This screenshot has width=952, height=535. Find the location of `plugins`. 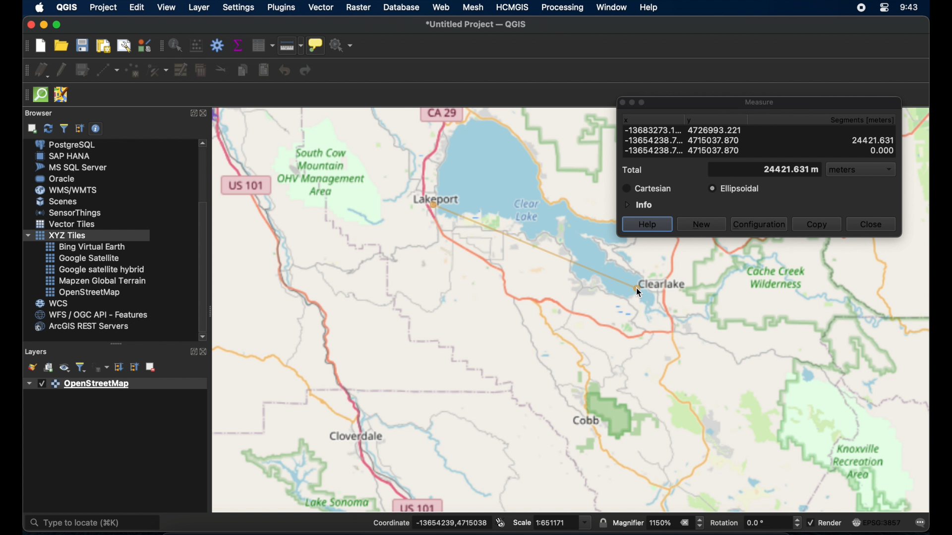

plugins is located at coordinates (282, 7).